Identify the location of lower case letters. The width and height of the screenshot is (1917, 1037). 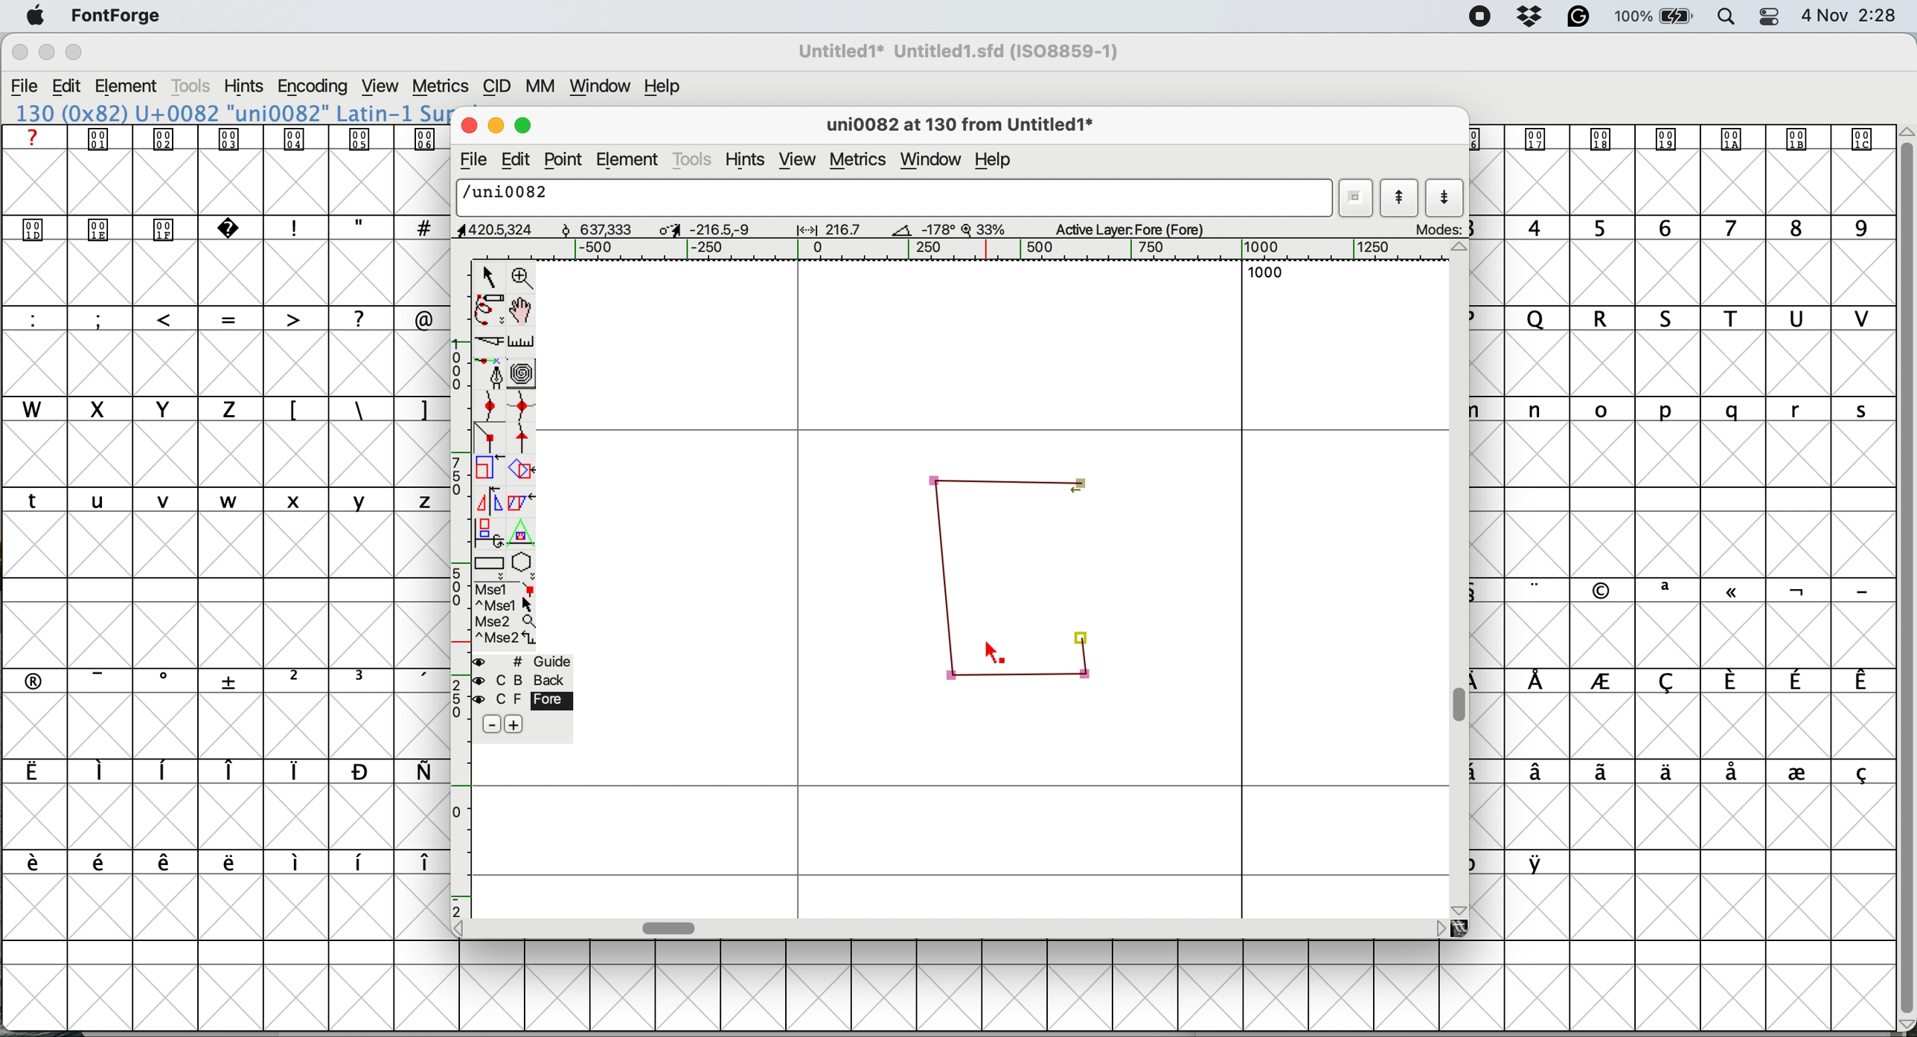
(226, 499).